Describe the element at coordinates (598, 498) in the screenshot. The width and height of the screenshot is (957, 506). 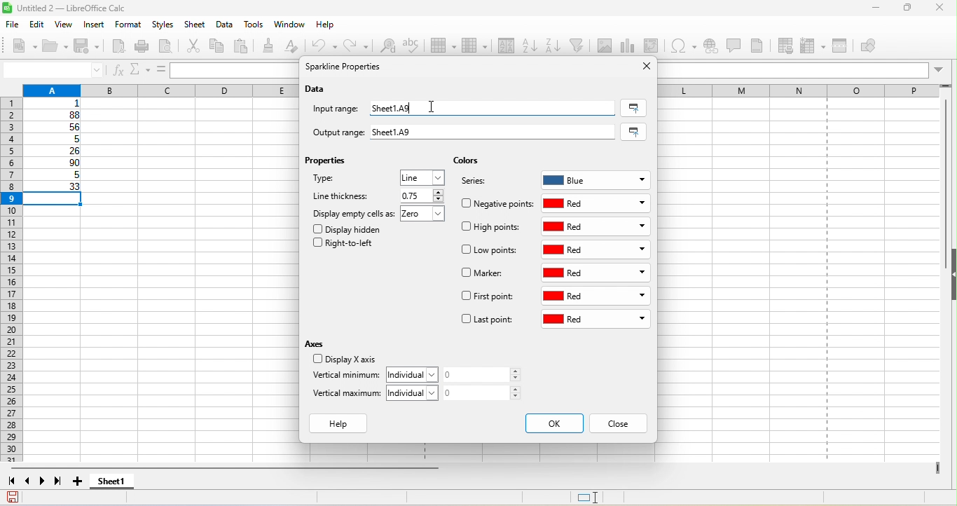
I see `standard selection` at that location.